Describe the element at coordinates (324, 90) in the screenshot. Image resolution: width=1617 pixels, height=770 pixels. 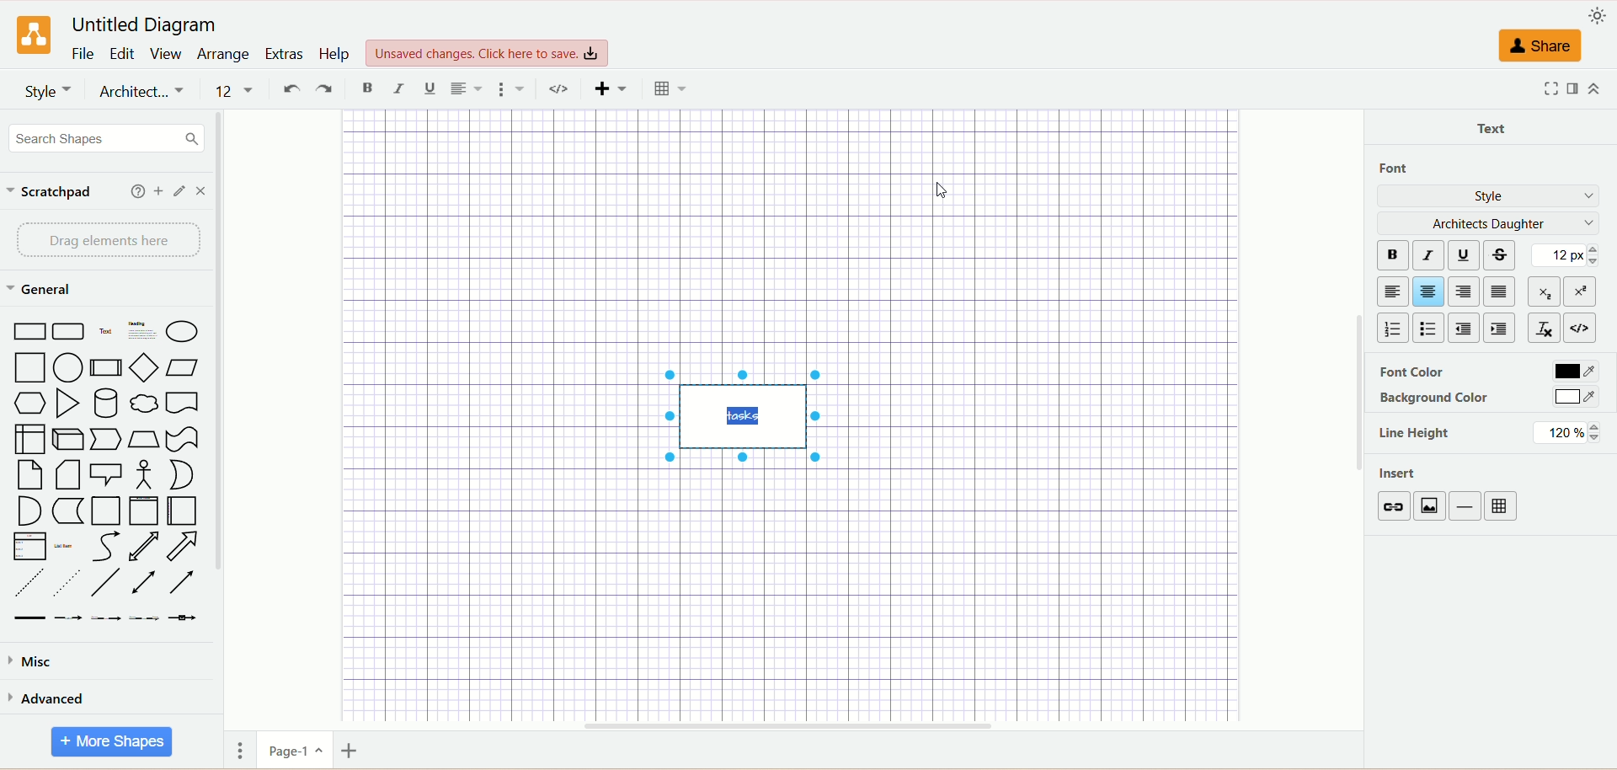
I see `Redo` at that location.